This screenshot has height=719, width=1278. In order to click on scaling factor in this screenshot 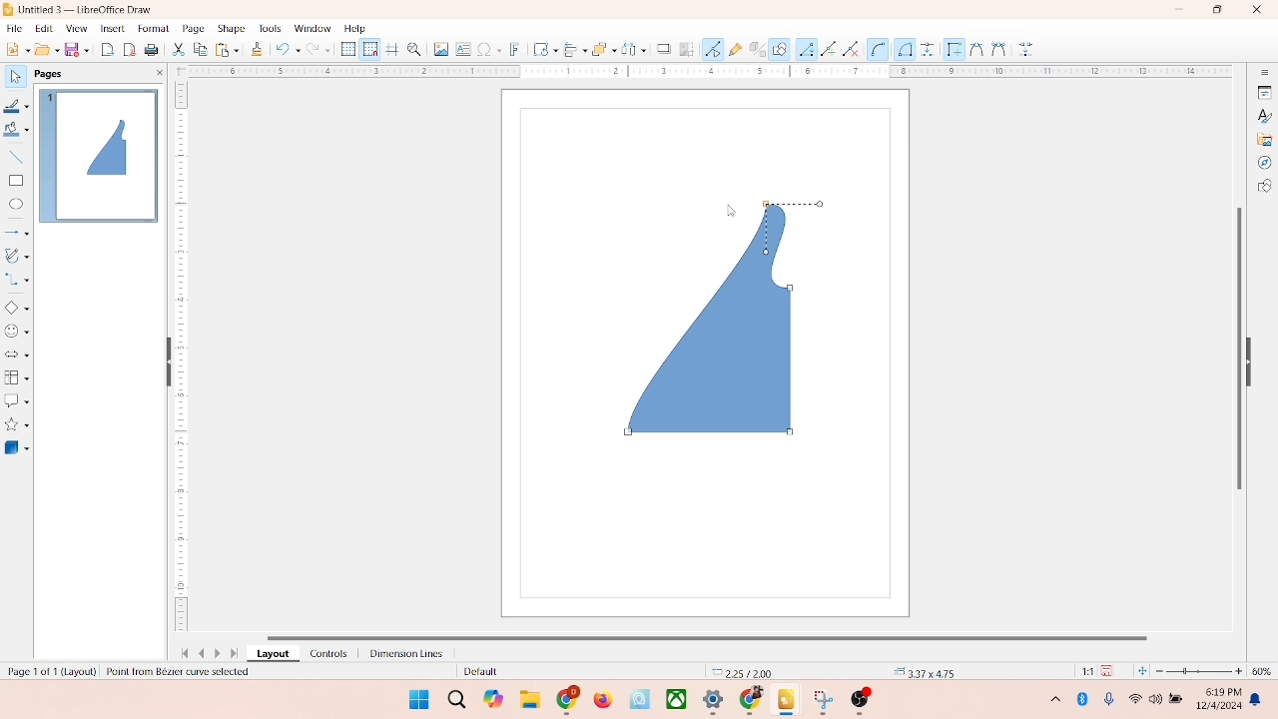, I will do `click(1082, 671)`.